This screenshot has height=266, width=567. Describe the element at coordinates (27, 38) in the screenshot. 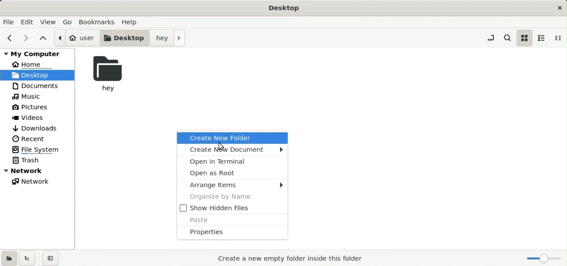

I see `next` at that location.